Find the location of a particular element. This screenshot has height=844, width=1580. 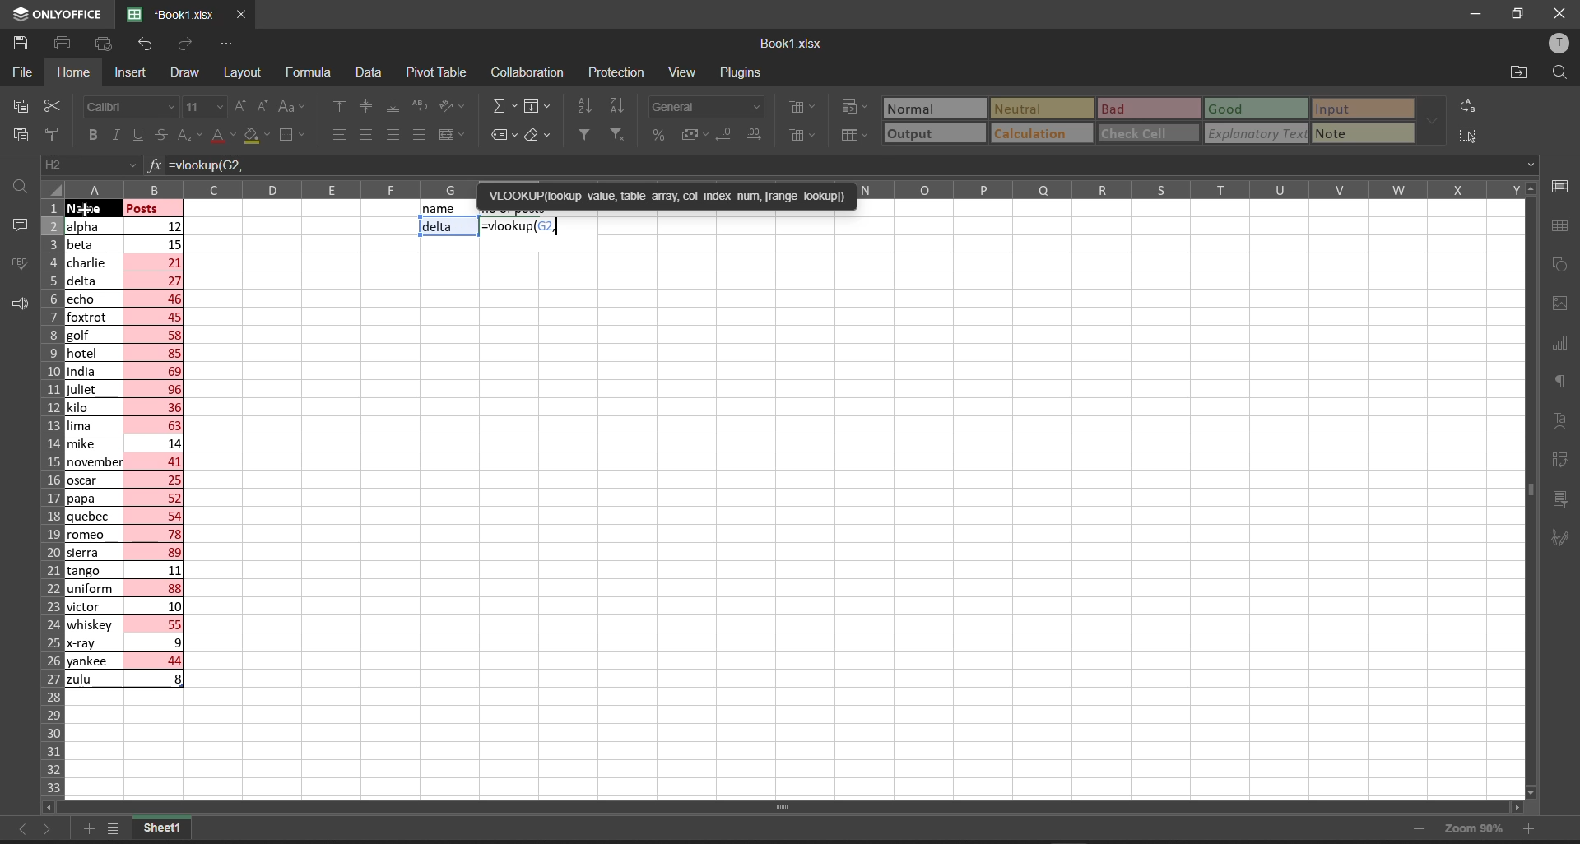

save is located at coordinates (20, 44).